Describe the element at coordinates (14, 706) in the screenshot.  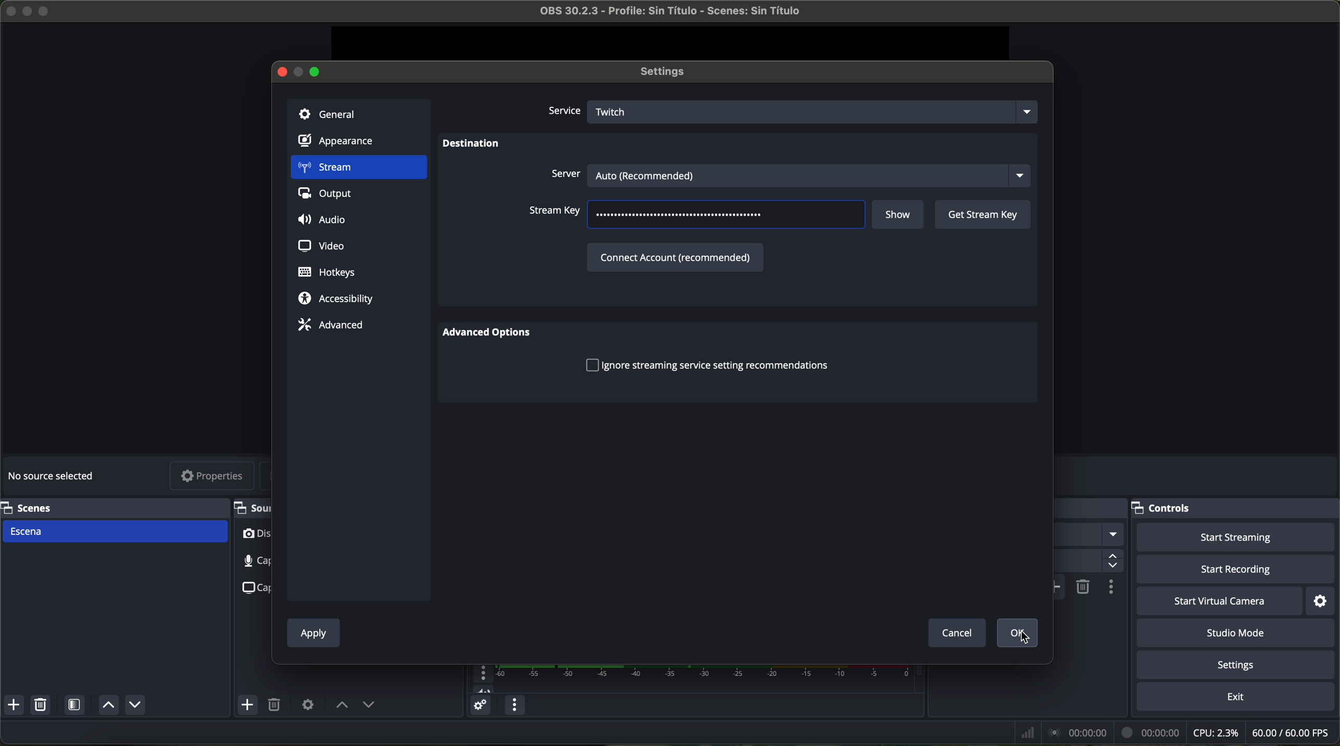
I see `add scene` at that location.